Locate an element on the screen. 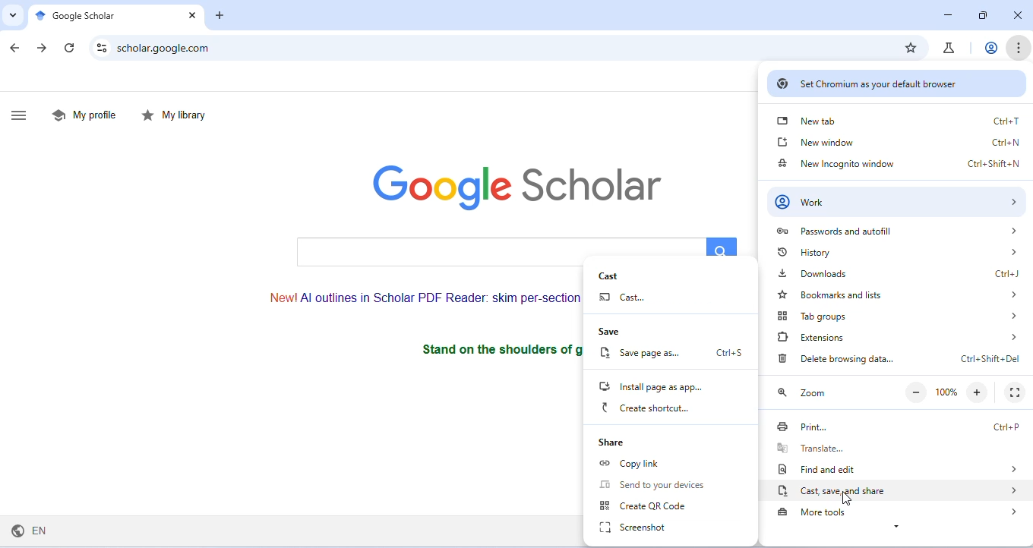 This screenshot has height=548, width=1033. english is located at coordinates (30, 532).